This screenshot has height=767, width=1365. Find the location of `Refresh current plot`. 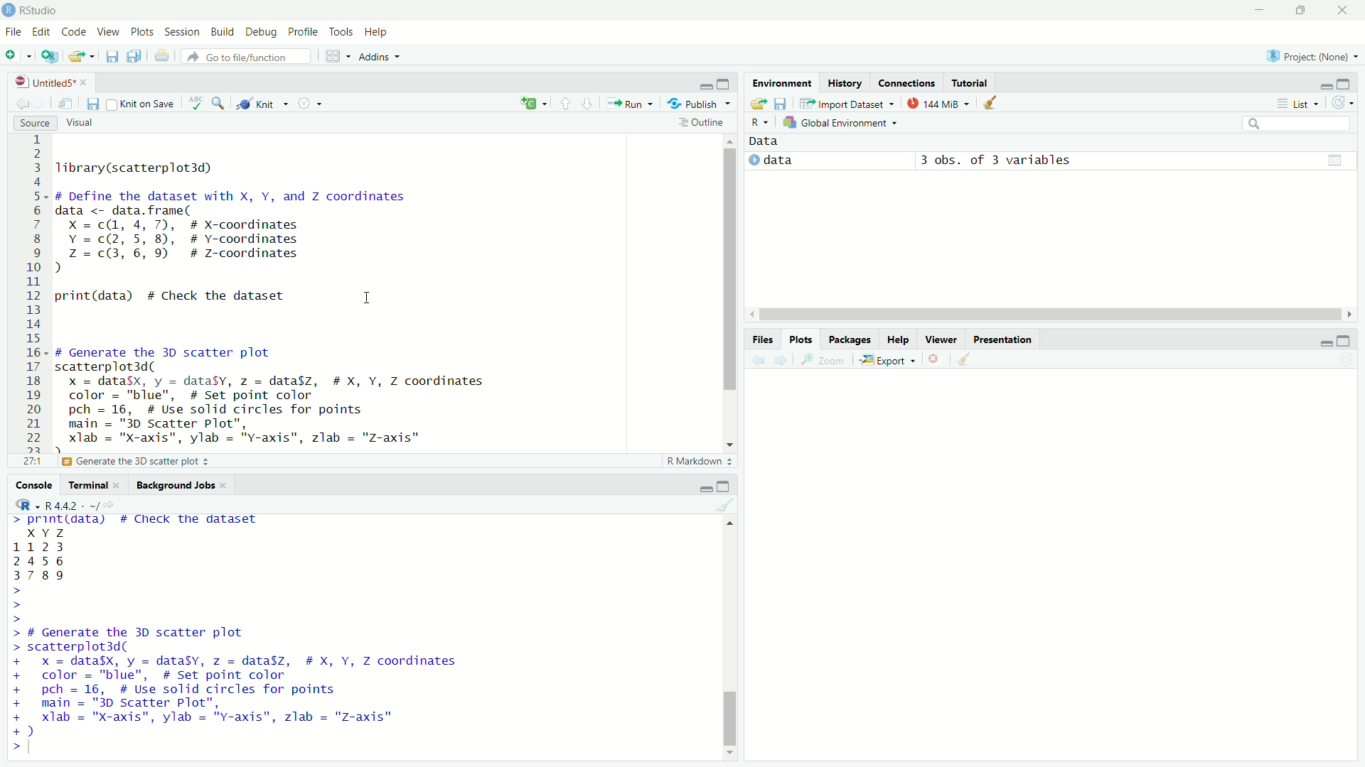

Refresh current plot is located at coordinates (1344, 361).